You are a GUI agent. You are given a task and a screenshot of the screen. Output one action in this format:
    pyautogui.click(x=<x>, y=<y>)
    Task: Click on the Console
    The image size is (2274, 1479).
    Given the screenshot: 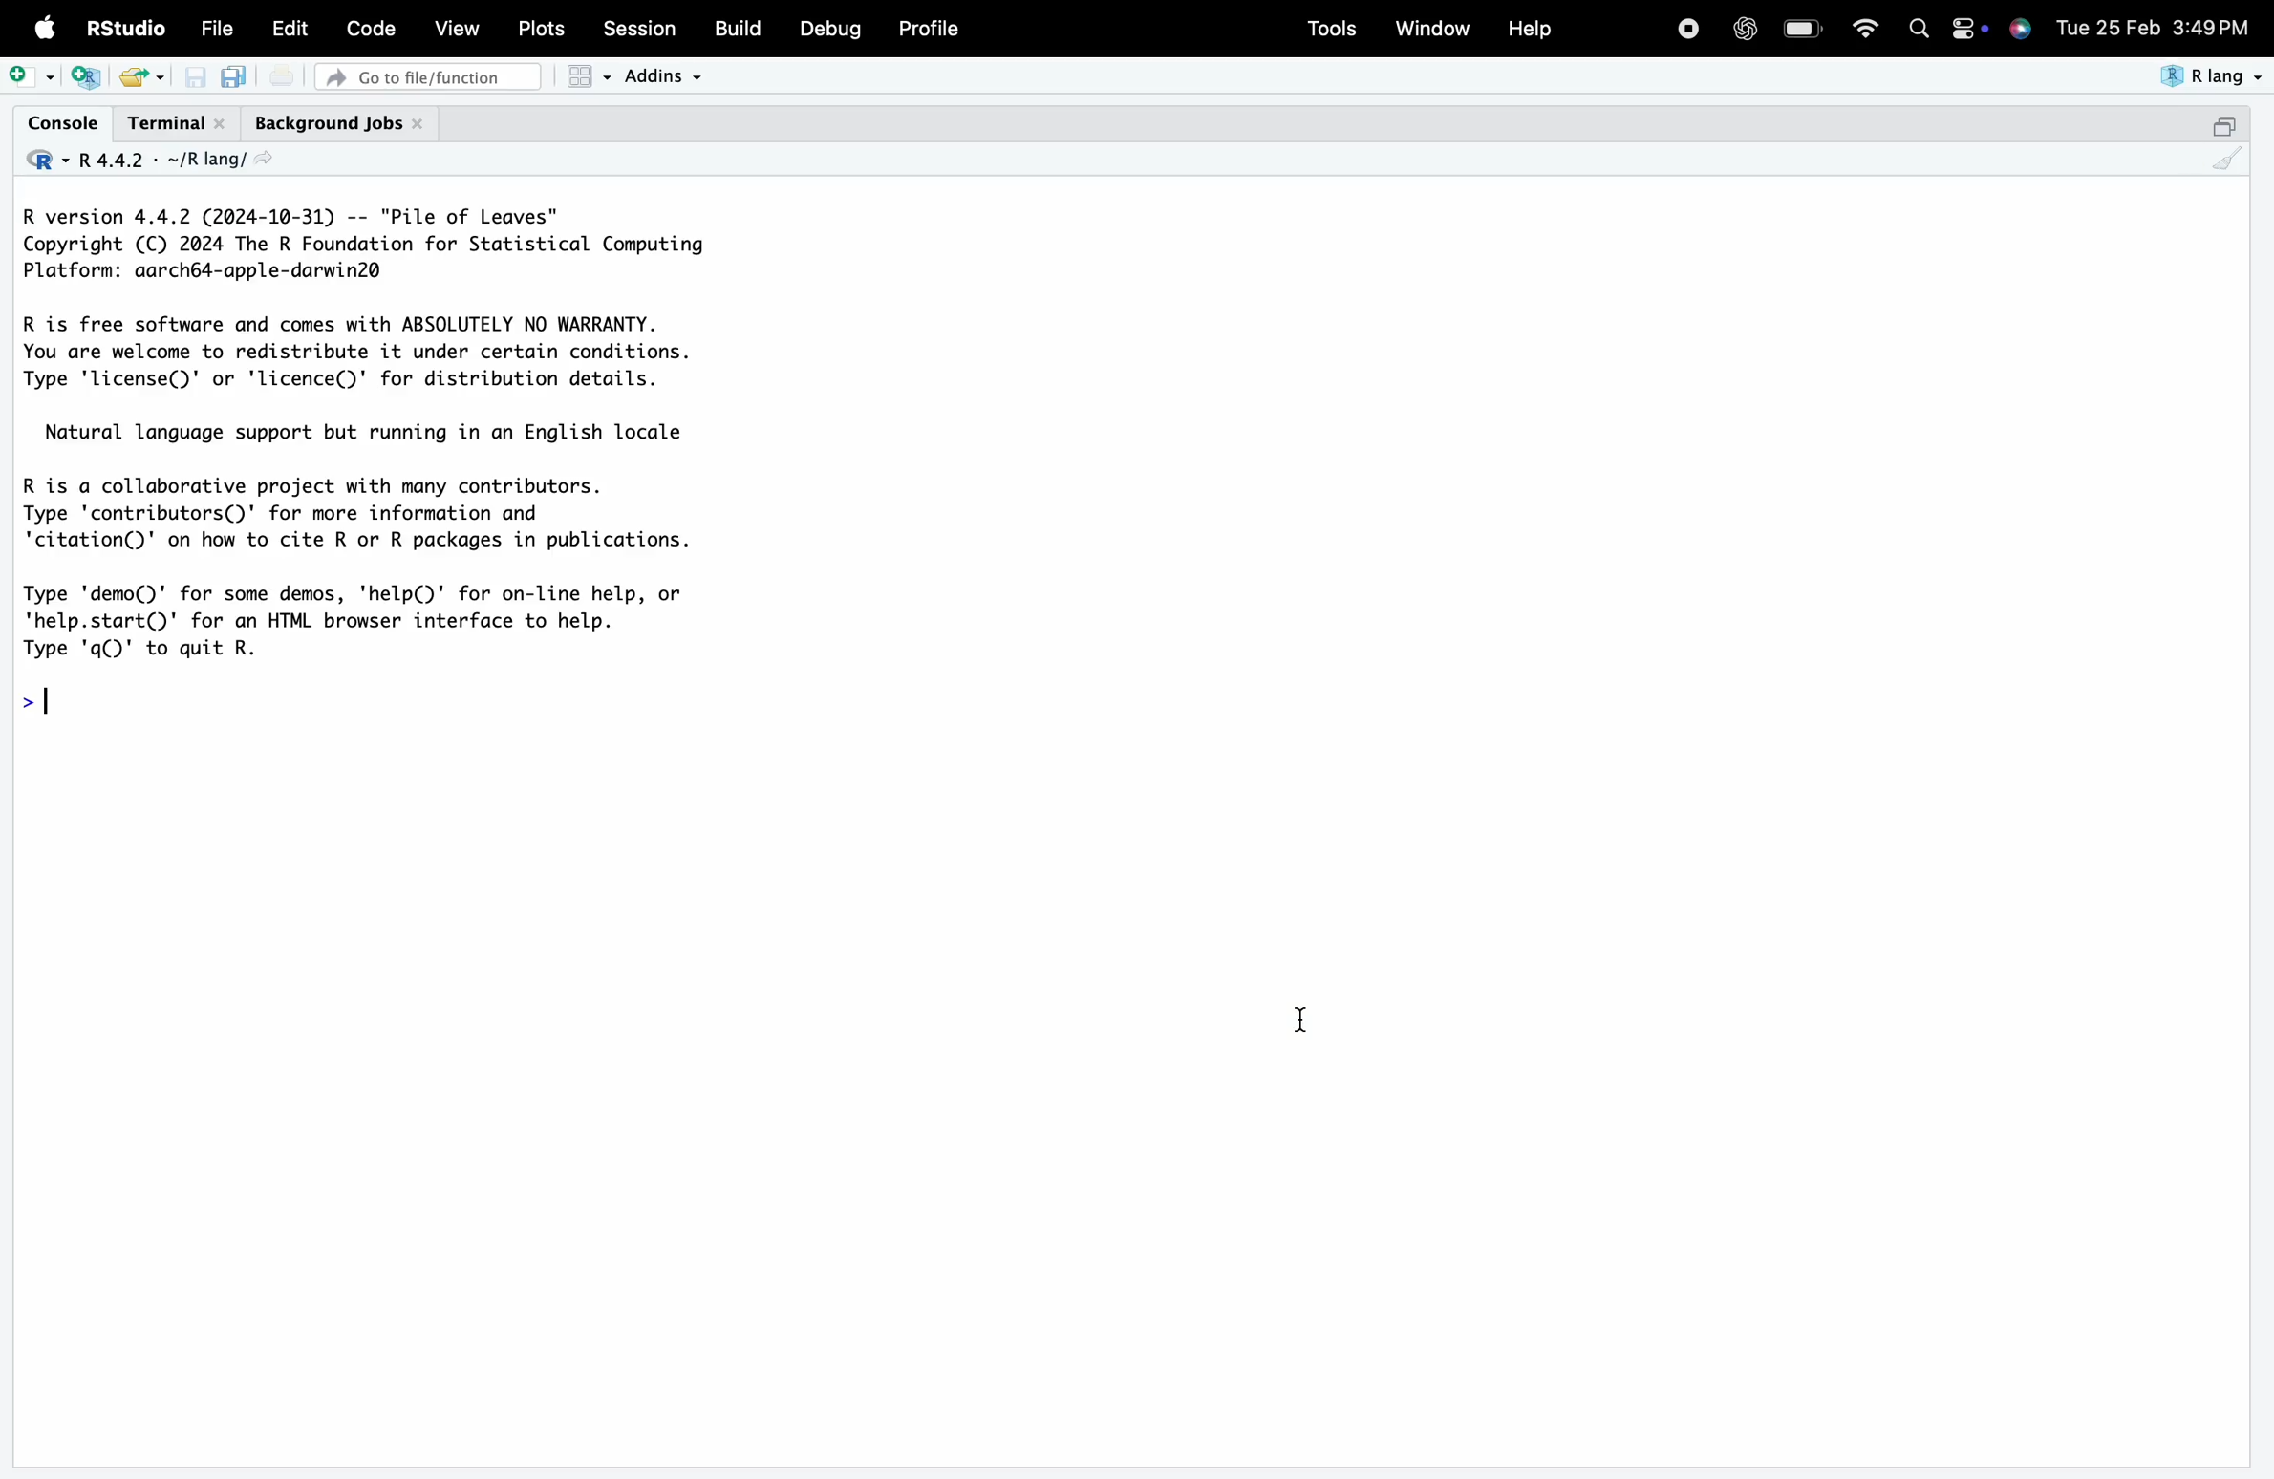 What is the action you would take?
    pyautogui.click(x=62, y=122)
    